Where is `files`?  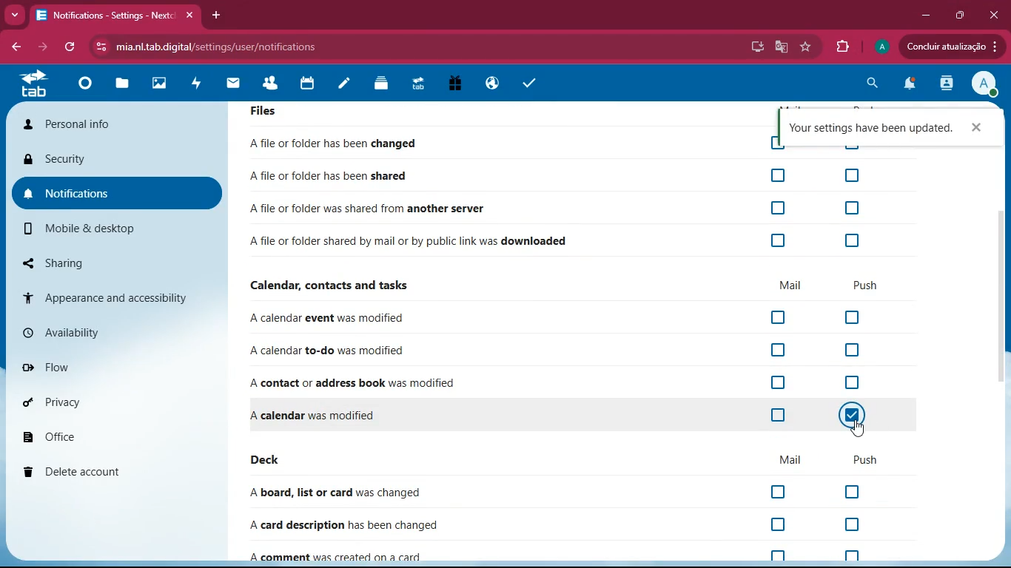
files is located at coordinates (126, 84).